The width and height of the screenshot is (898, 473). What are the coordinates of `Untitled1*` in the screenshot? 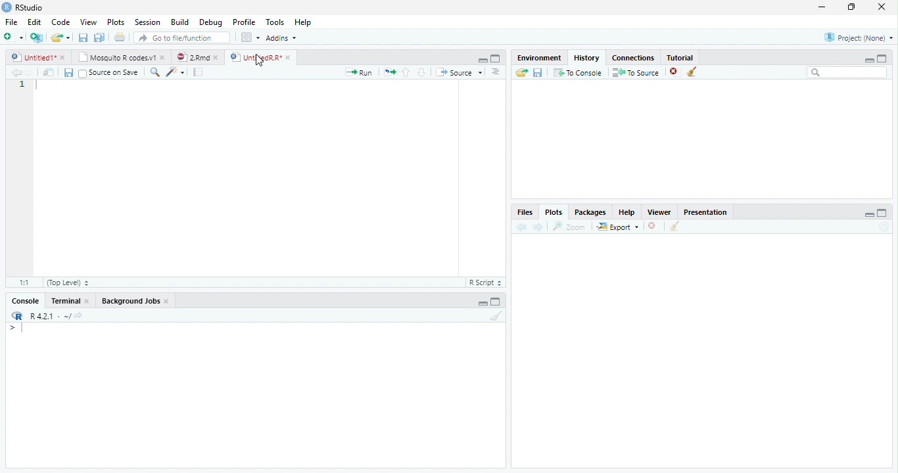 It's located at (32, 56).